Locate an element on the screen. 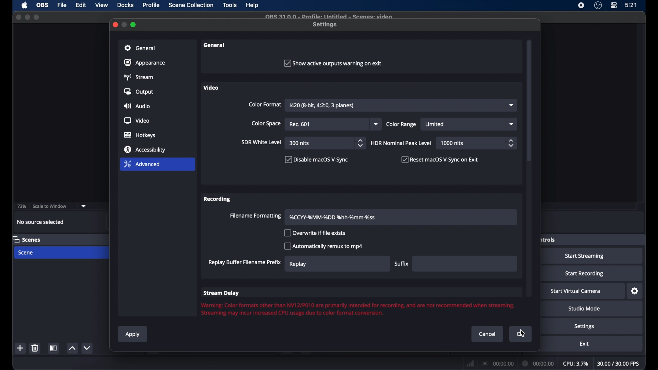 Image resolution: width=658 pixels, height=370 pixels. cpu is located at coordinates (575, 364).